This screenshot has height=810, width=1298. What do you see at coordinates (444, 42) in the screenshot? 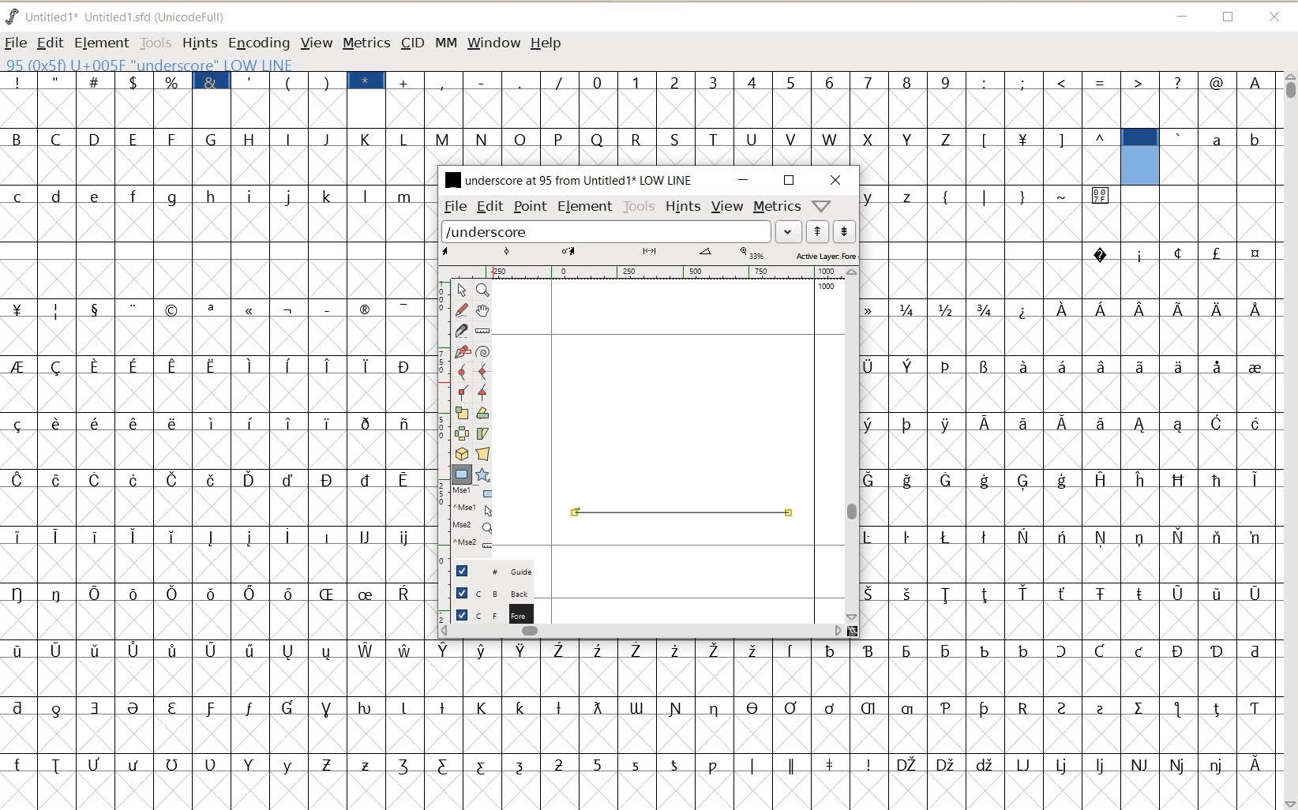
I see `MM` at bounding box center [444, 42].